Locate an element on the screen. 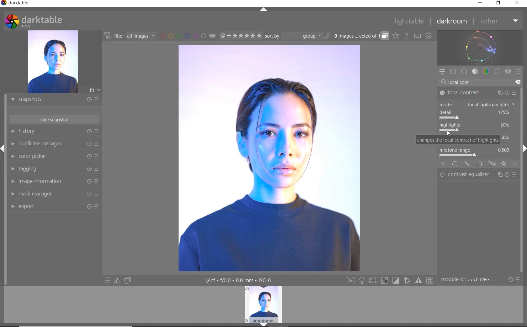 The height and width of the screenshot is (327, 527). contrast equalizer is located at coordinates (479, 175).